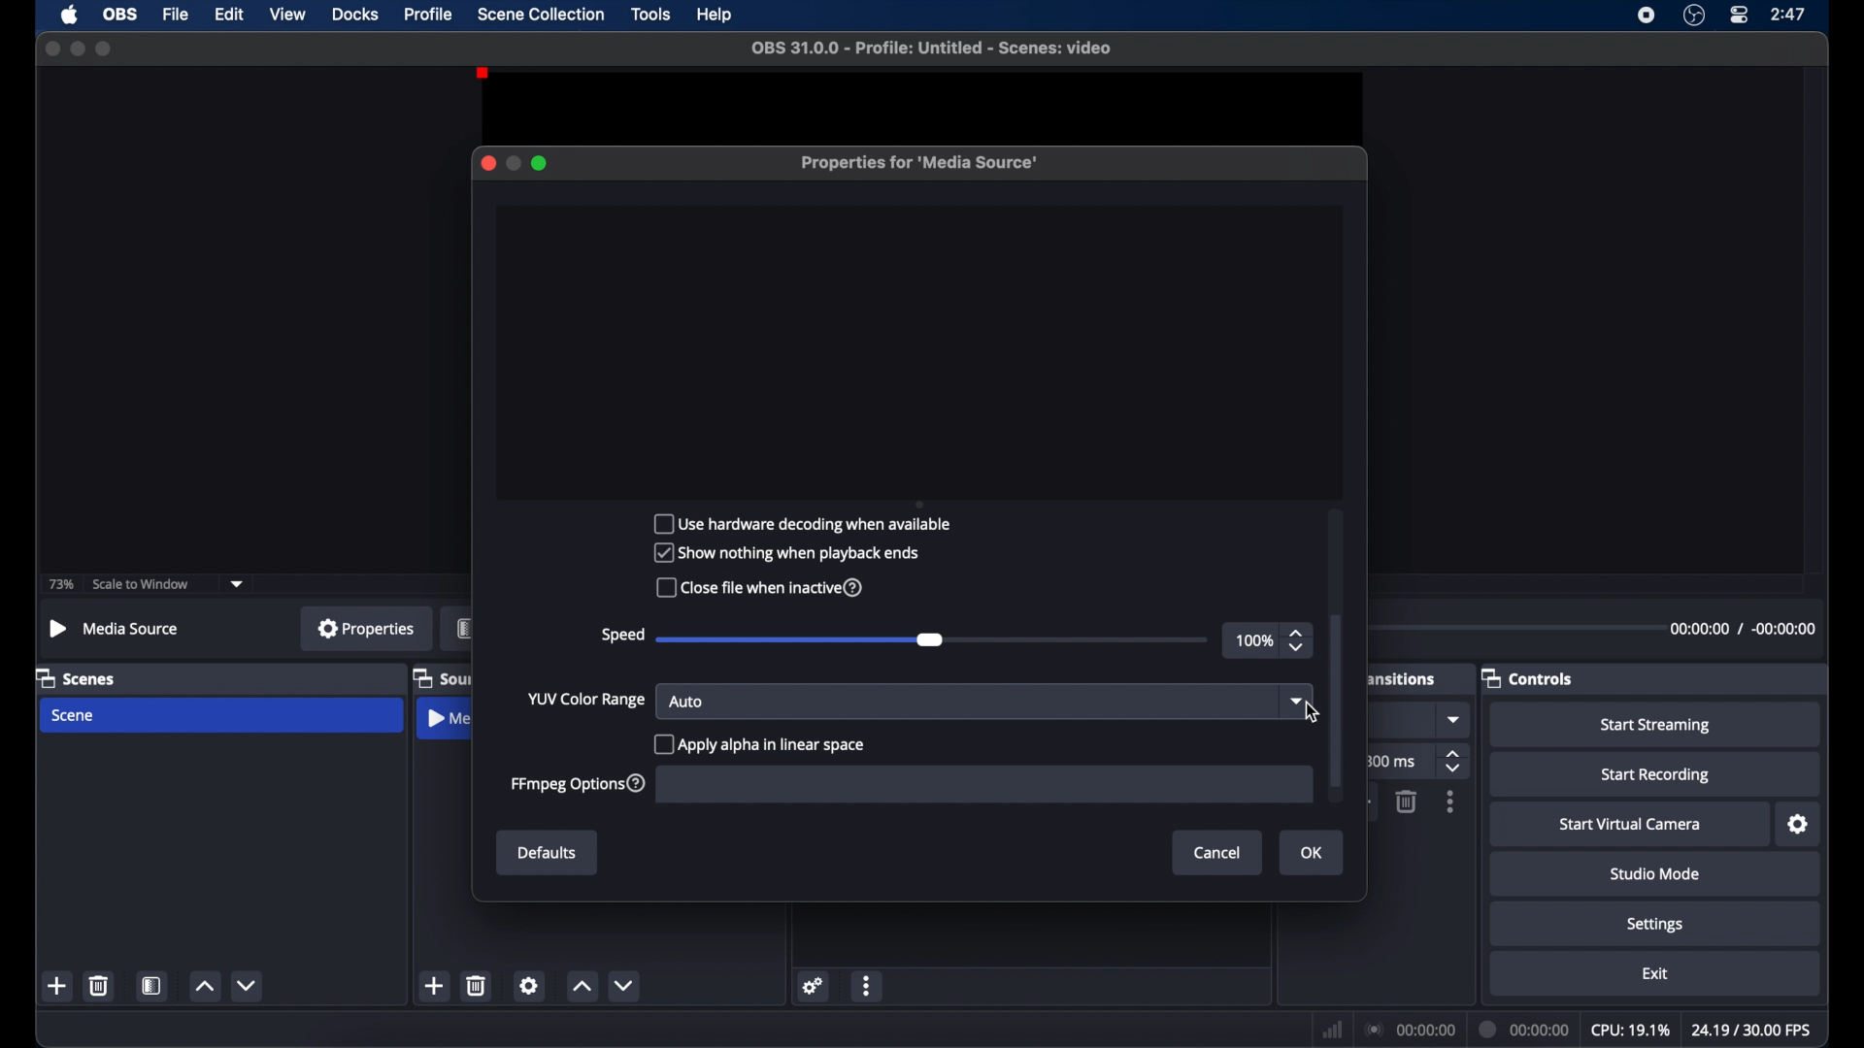  I want to click on add, so click(433, 985).